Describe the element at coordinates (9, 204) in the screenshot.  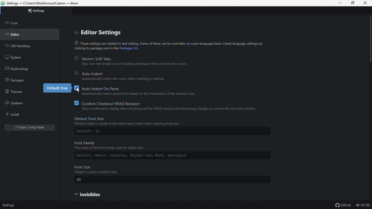
I see `Settings` at that location.